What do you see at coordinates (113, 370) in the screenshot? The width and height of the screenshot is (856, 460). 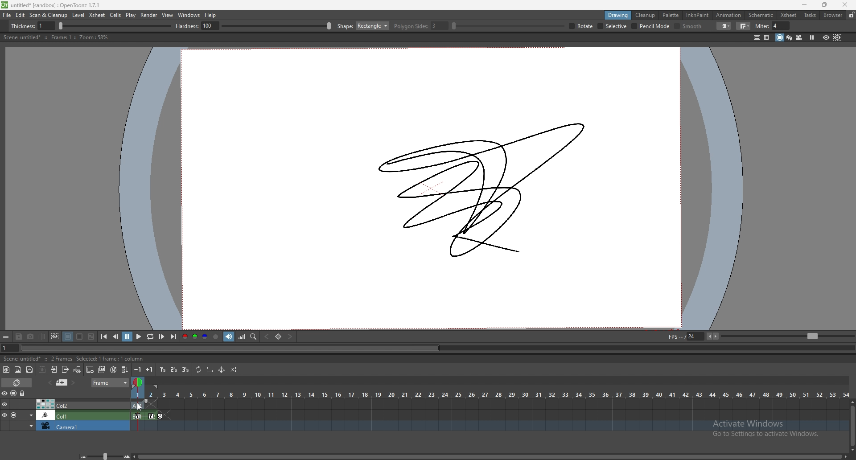 I see `auto input cell number` at bounding box center [113, 370].